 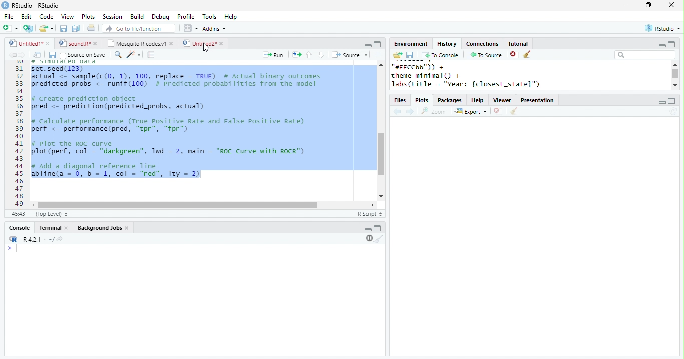 I want to click on To console, so click(x=440, y=55).